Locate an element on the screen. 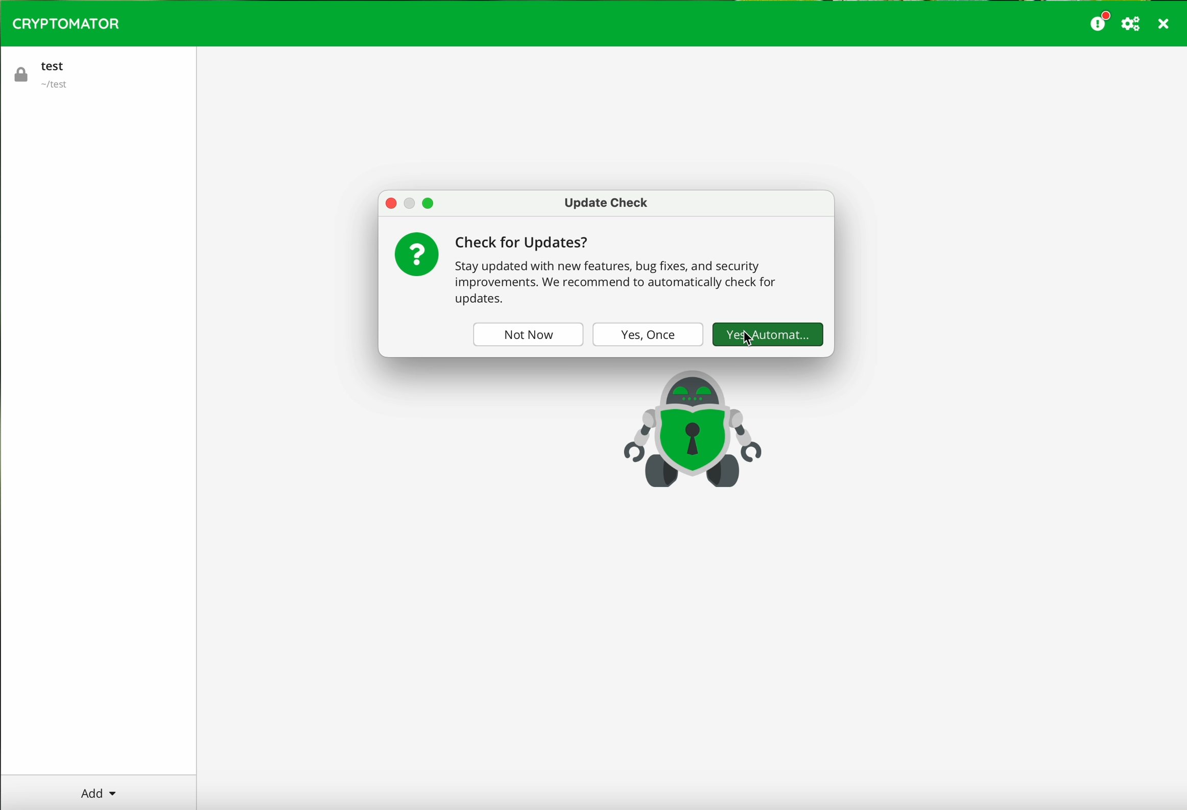 The image size is (1187, 810). Yes Once is located at coordinates (648, 335).